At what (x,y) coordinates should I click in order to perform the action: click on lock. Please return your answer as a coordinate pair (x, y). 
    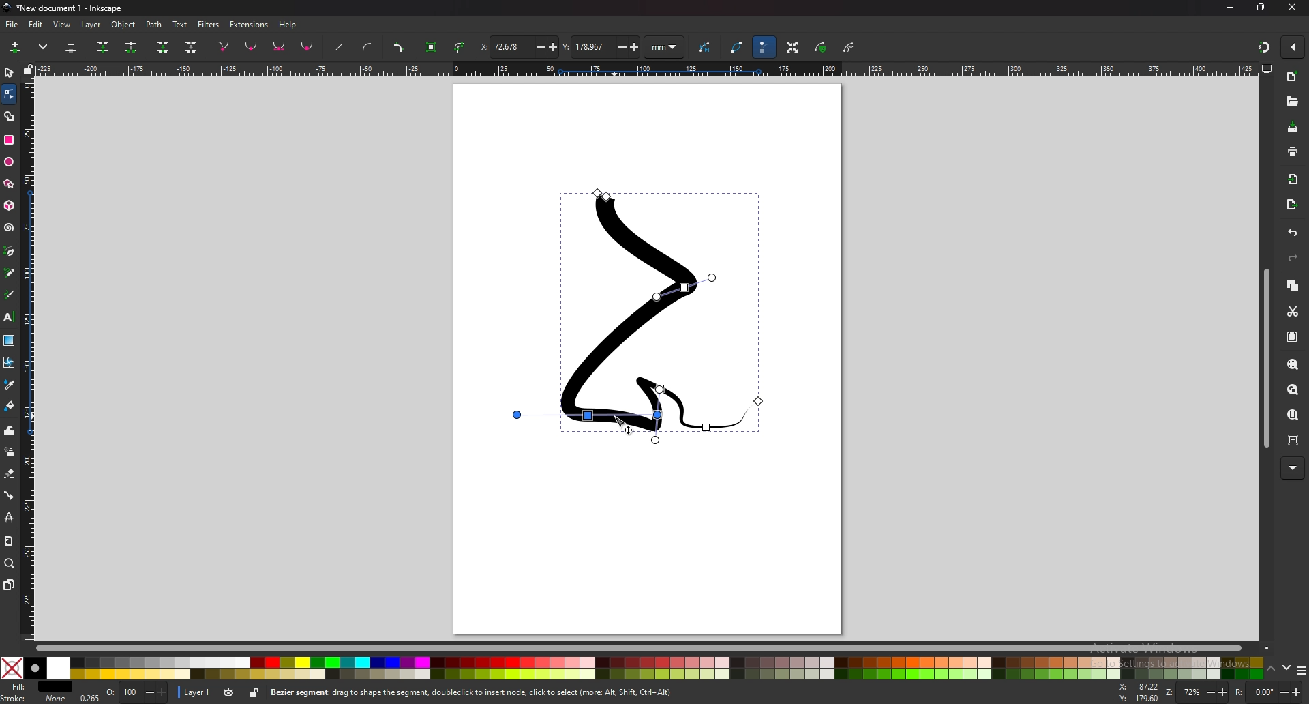
    Looking at the image, I should click on (253, 694).